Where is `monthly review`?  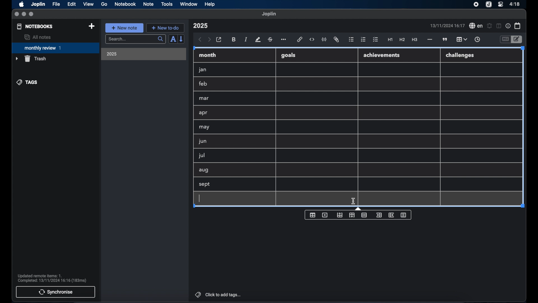 monthly review is located at coordinates (55, 47).